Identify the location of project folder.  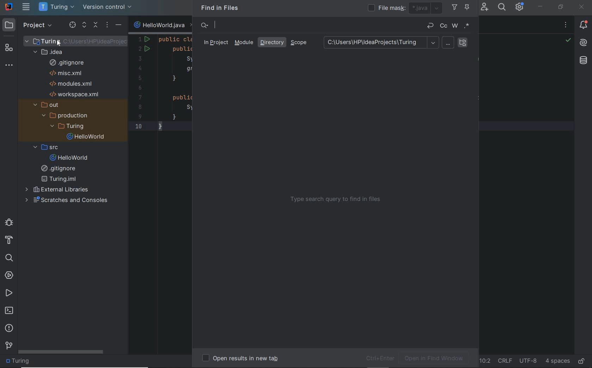
(69, 127).